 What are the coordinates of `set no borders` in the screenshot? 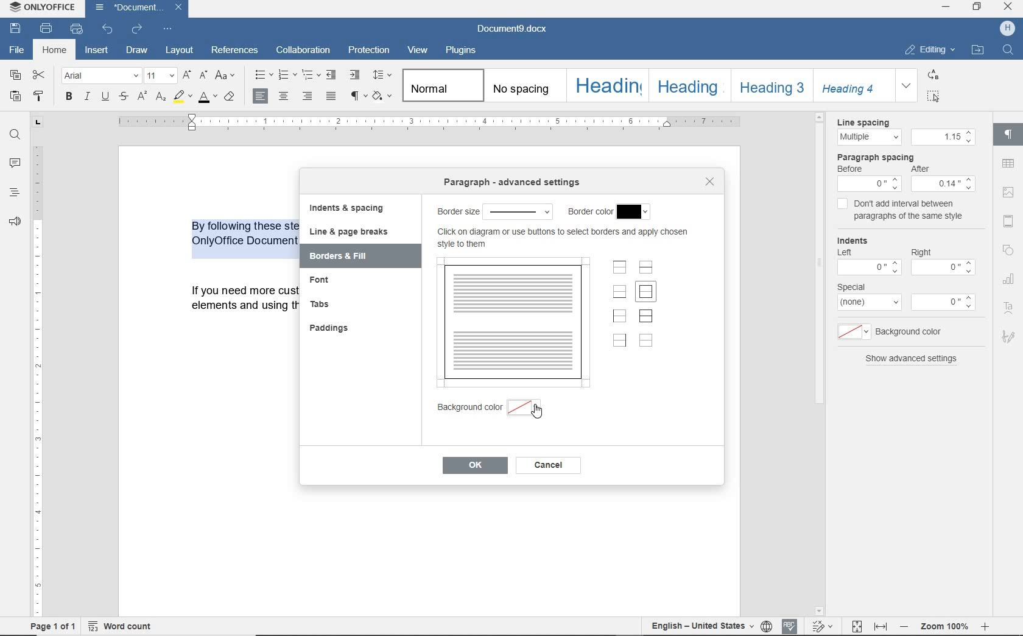 It's located at (647, 341).